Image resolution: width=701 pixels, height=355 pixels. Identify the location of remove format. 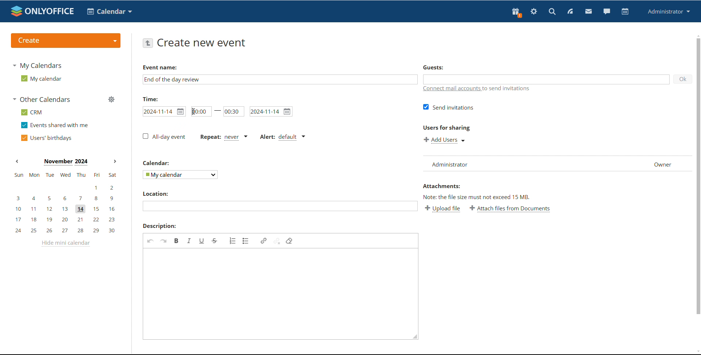
(289, 241).